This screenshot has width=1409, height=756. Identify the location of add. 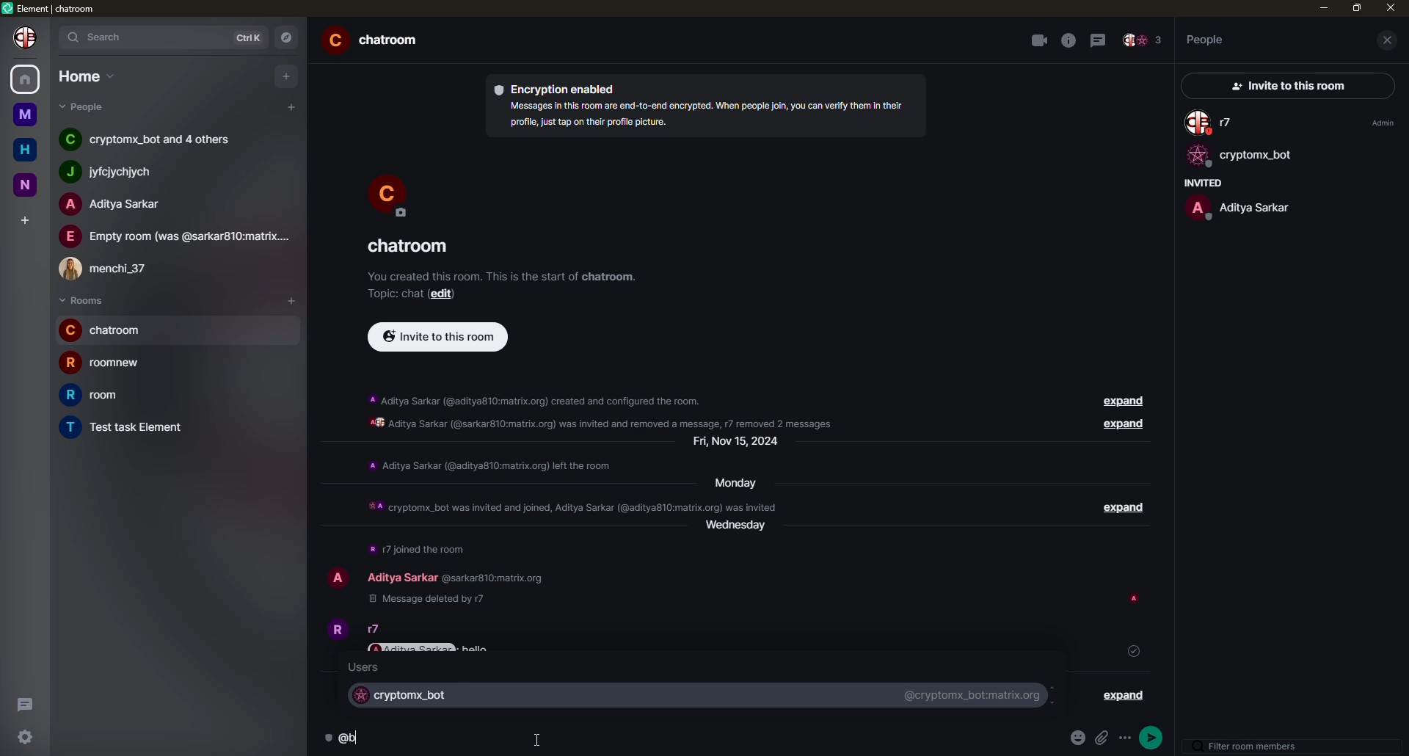
(291, 106).